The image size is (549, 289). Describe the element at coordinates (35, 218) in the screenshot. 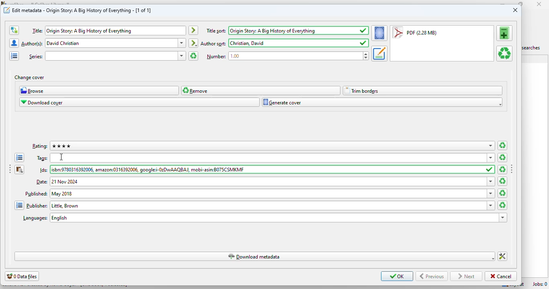

I see `text` at that location.